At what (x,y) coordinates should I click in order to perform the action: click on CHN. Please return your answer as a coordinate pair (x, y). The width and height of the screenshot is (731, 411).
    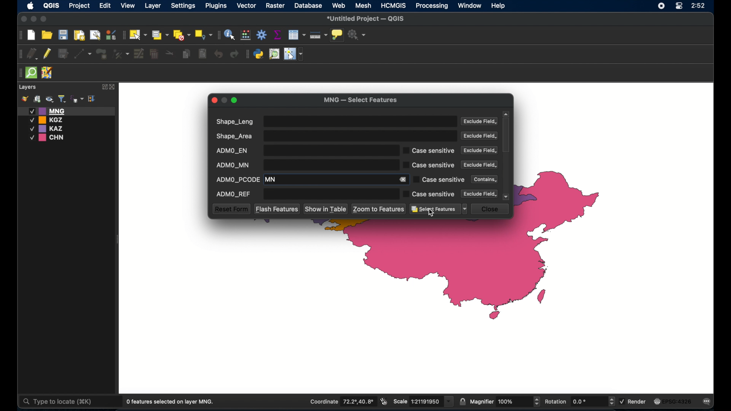
    Looking at the image, I should click on (48, 138).